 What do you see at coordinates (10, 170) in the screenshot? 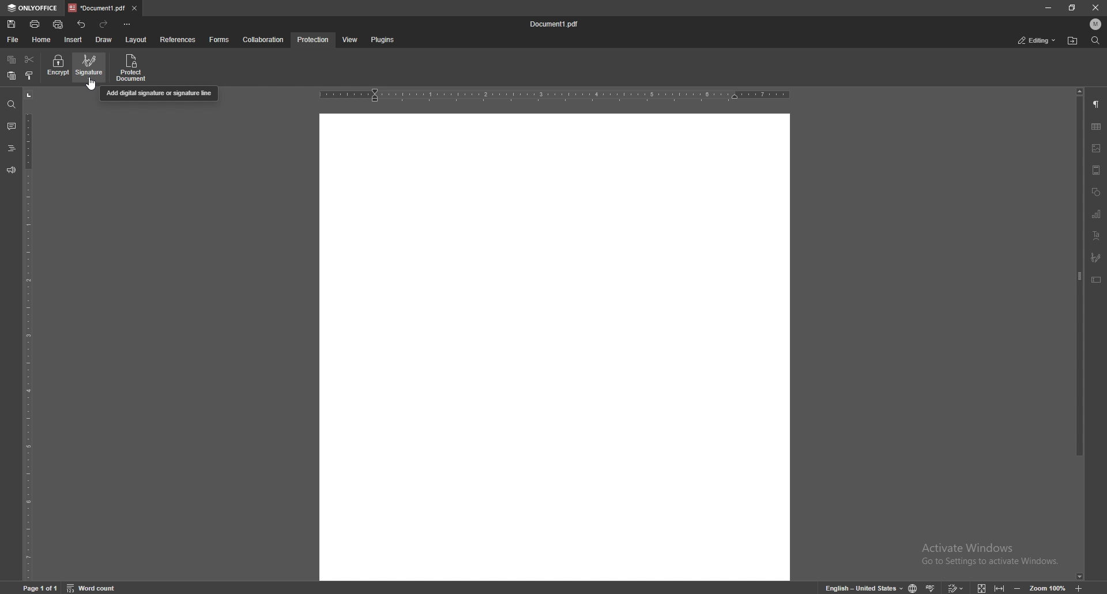
I see `feedback` at bounding box center [10, 170].